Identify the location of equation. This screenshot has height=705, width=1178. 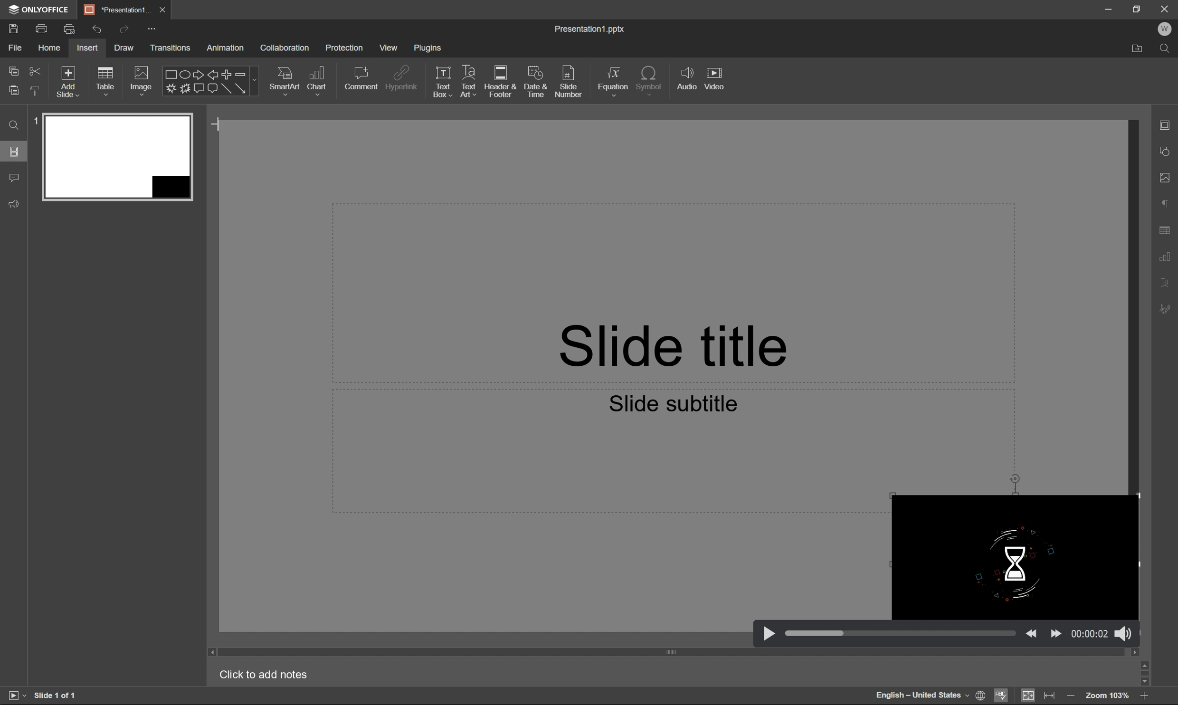
(613, 82).